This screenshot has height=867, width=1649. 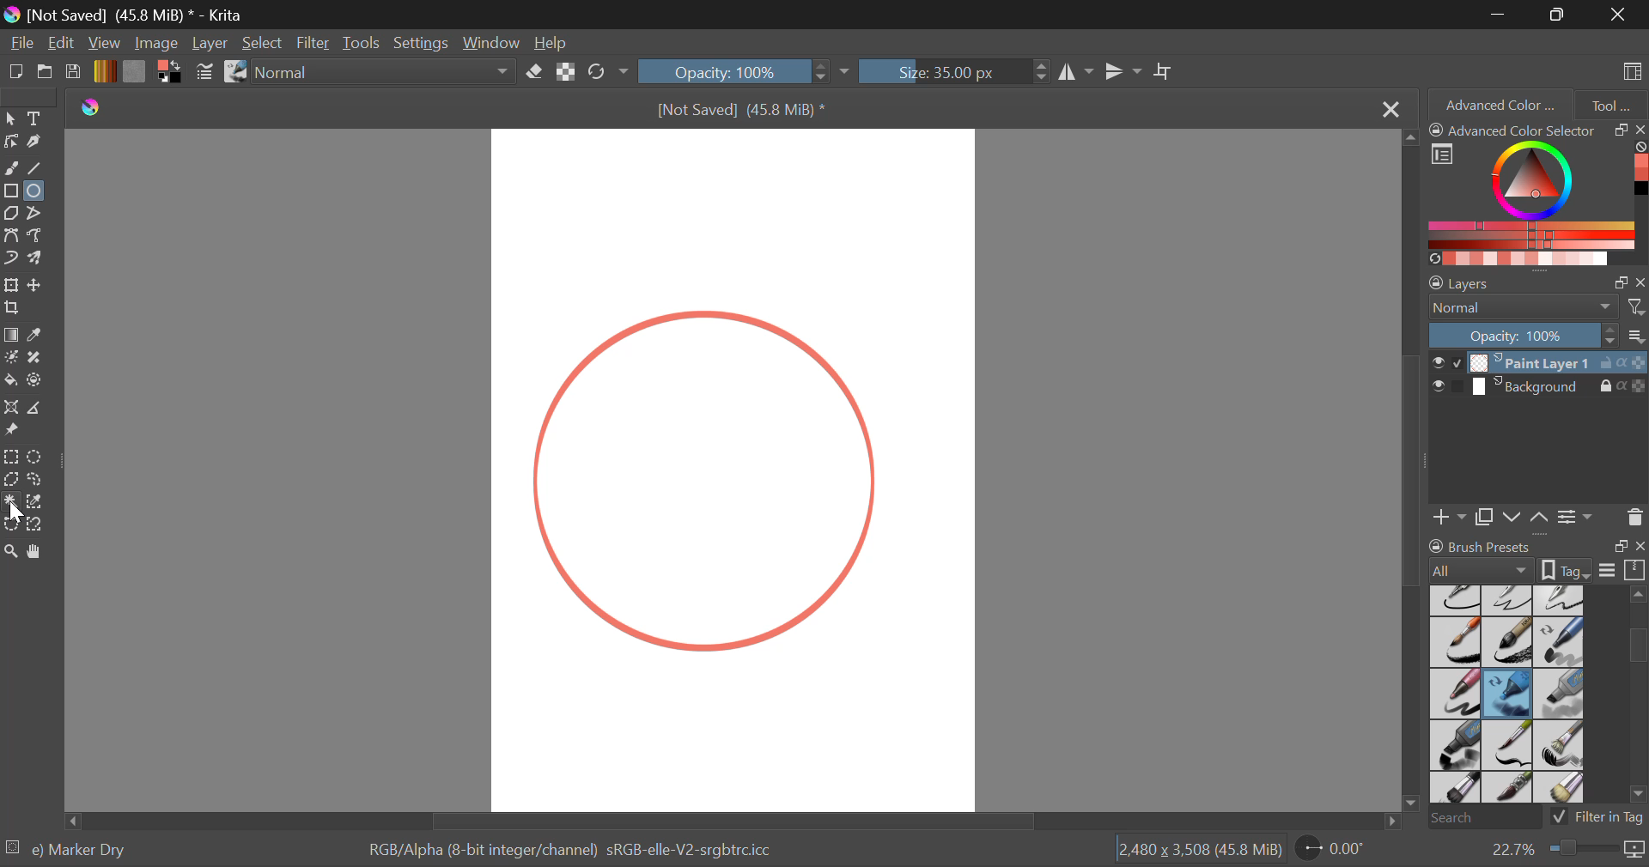 What do you see at coordinates (1165, 72) in the screenshot?
I see `Crop` at bounding box center [1165, 72].